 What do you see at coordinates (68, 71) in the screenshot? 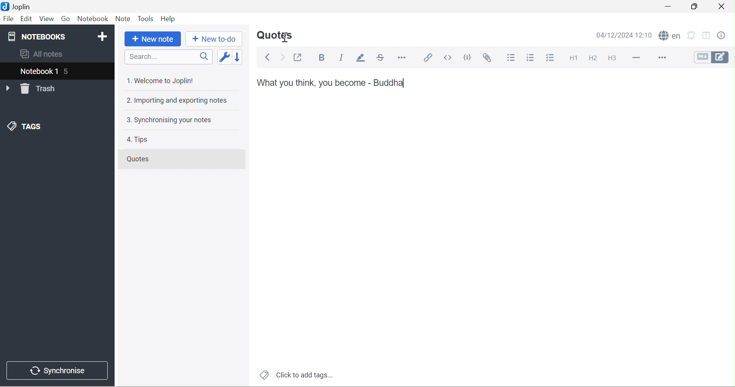
I see `5` at bounding box center [68, 71].